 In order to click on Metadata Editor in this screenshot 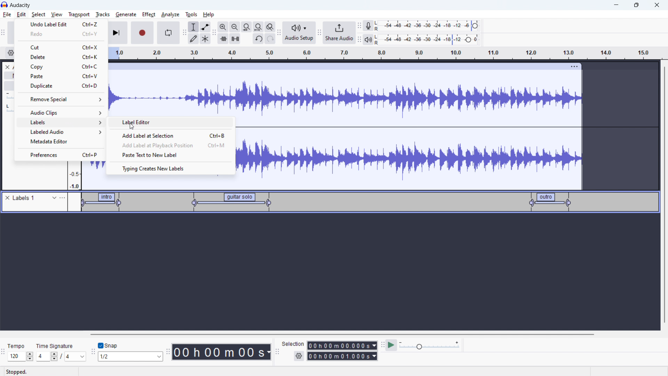, I will do `click(50, 141)`.